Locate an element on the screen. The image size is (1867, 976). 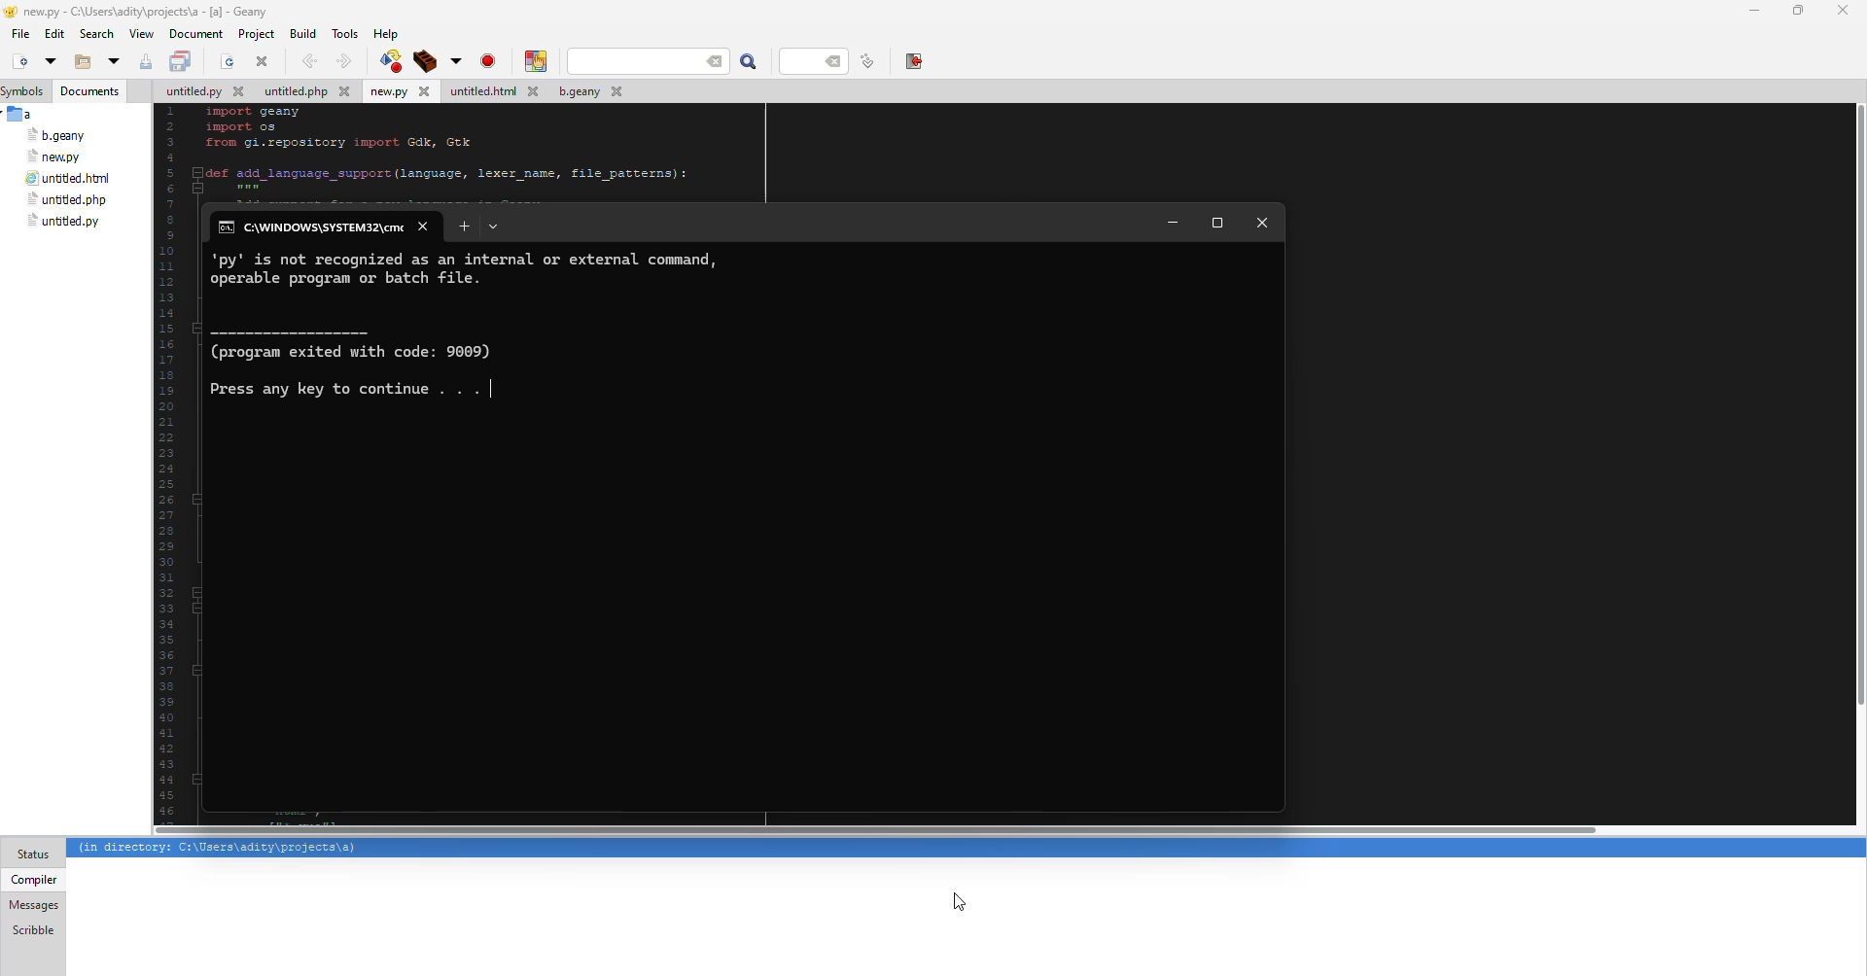
file is located at coordinates (589, 91).